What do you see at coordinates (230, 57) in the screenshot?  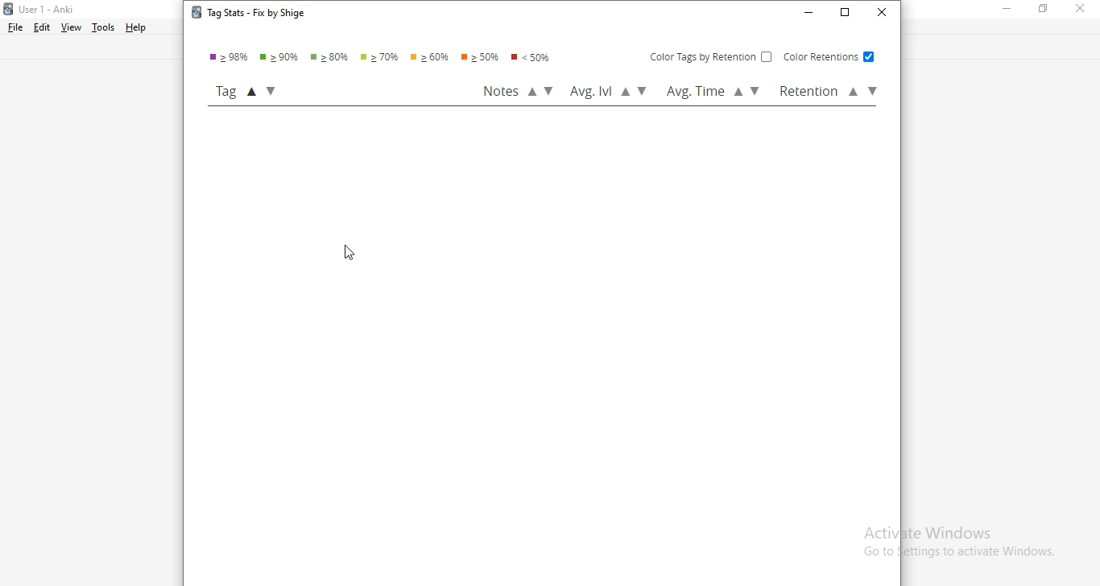 I see `>98%` at bounding box center [230, 57].